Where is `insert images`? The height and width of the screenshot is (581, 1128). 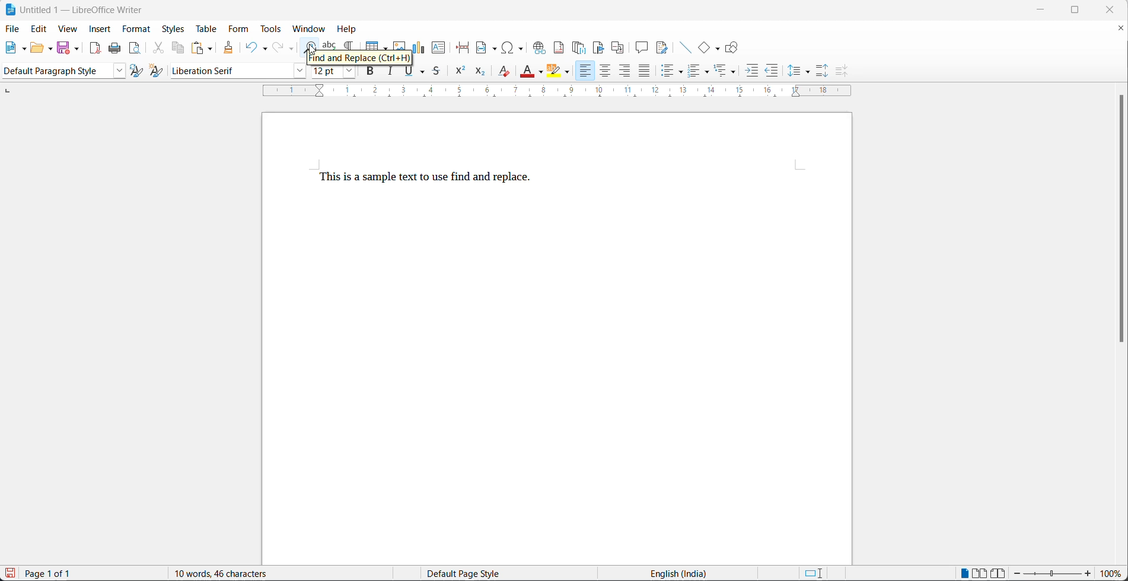
insert images is located at coordinates (400, 43).